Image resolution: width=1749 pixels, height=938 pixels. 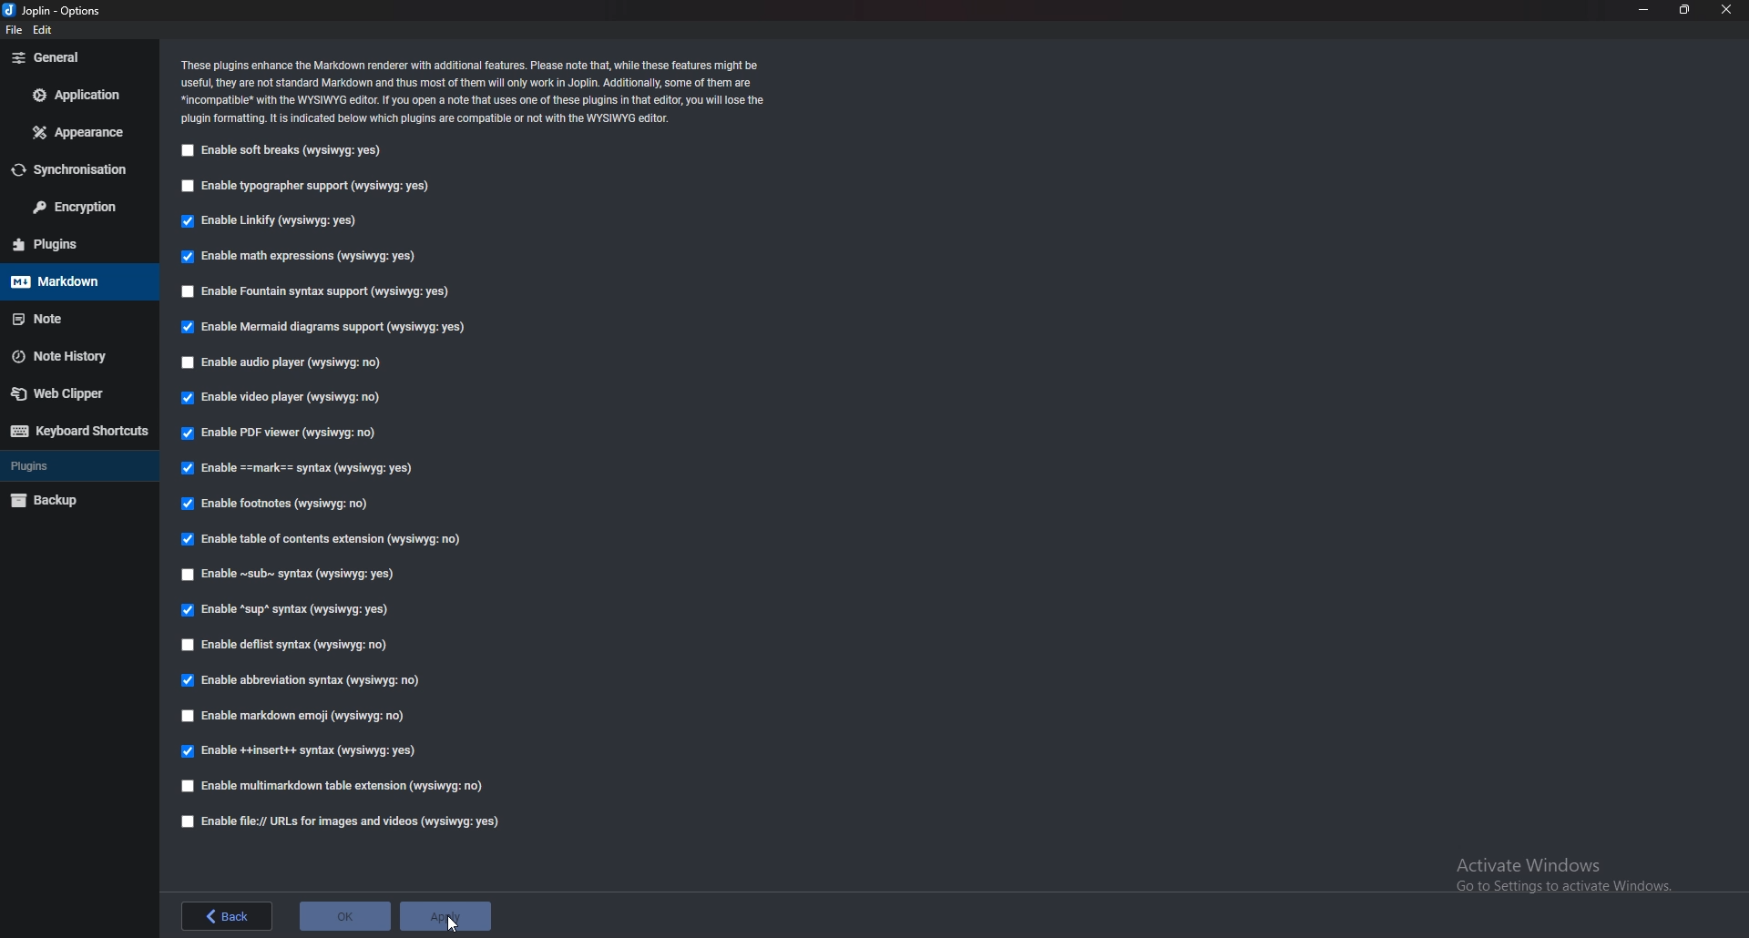 What do you see at coordinates (291, 575) in the screenshot?
I see `Enable Sub syntax` at bounding box center [291, 575].